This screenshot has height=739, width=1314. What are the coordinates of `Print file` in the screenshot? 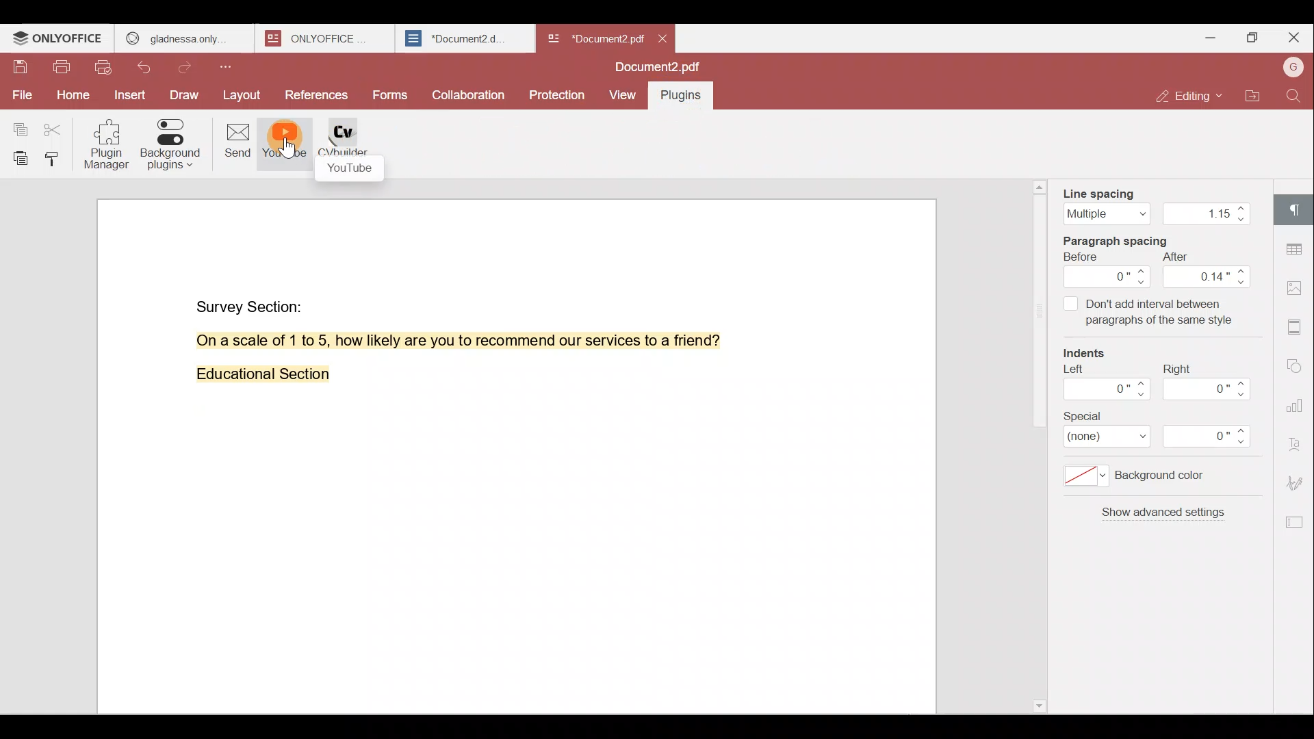 It's located at (61, 70).